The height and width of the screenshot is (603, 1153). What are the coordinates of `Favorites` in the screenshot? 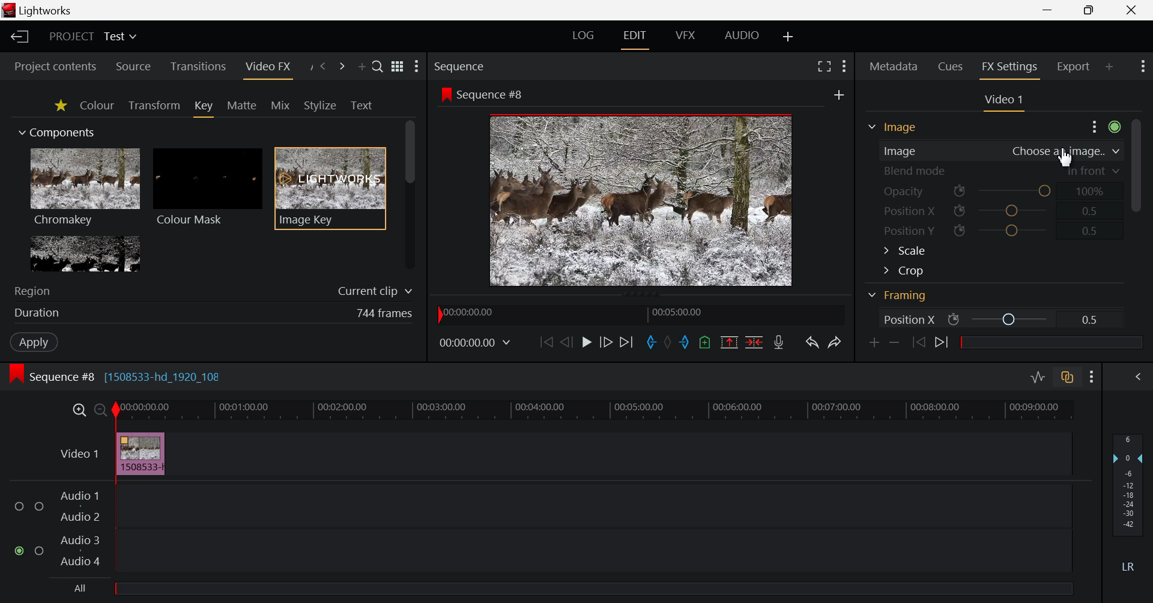 It's located at (61, 108).